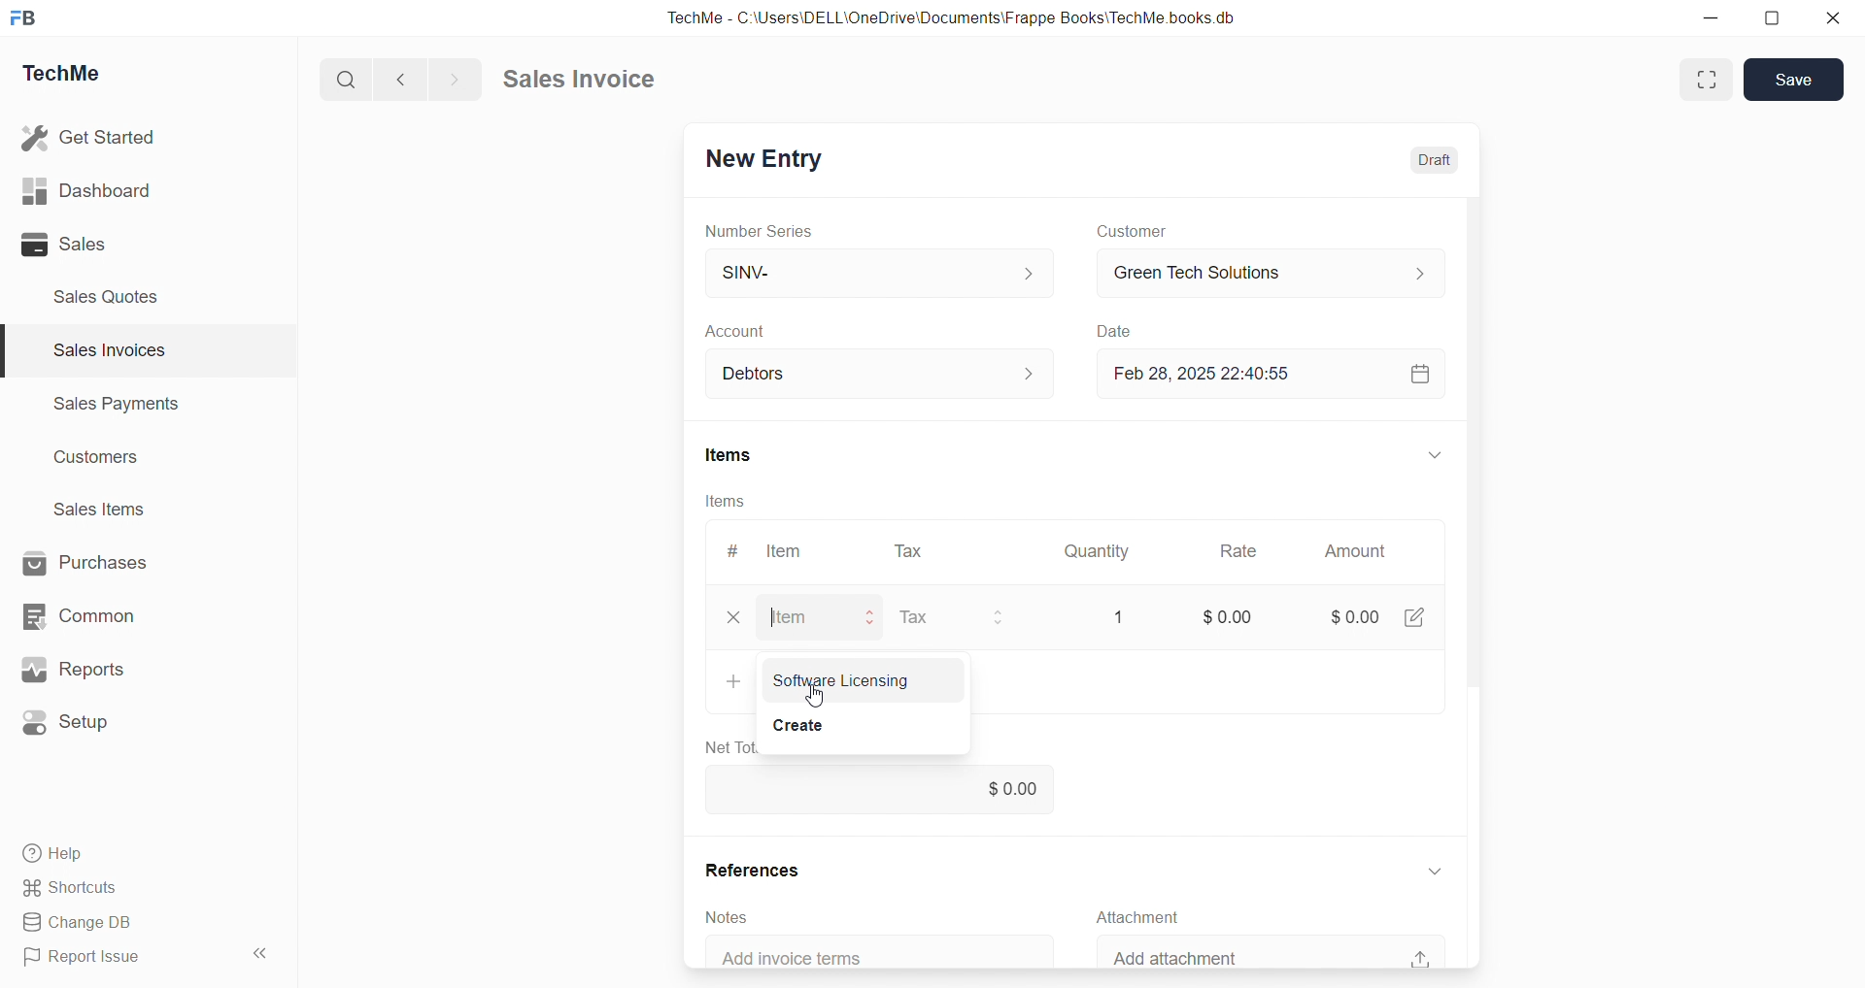  I want to click on resize, so click(1772, 19).